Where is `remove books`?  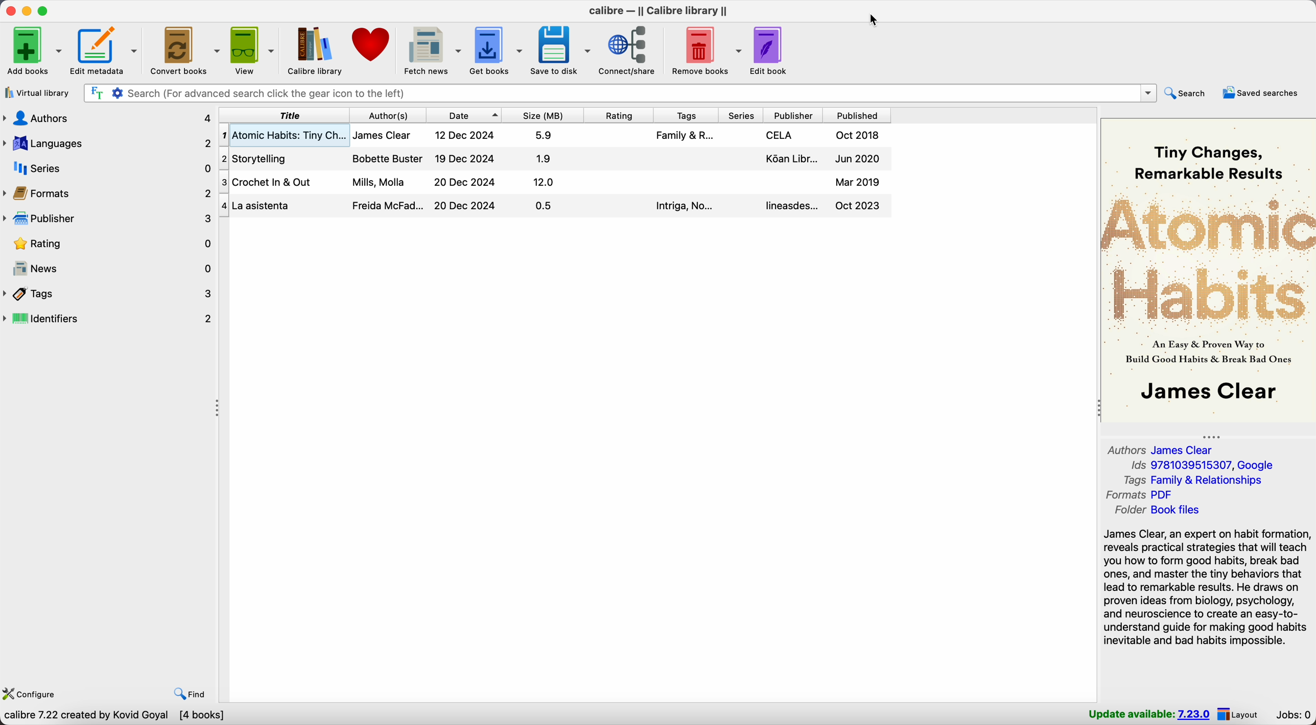 remove books is located at coordinates (707, 51).